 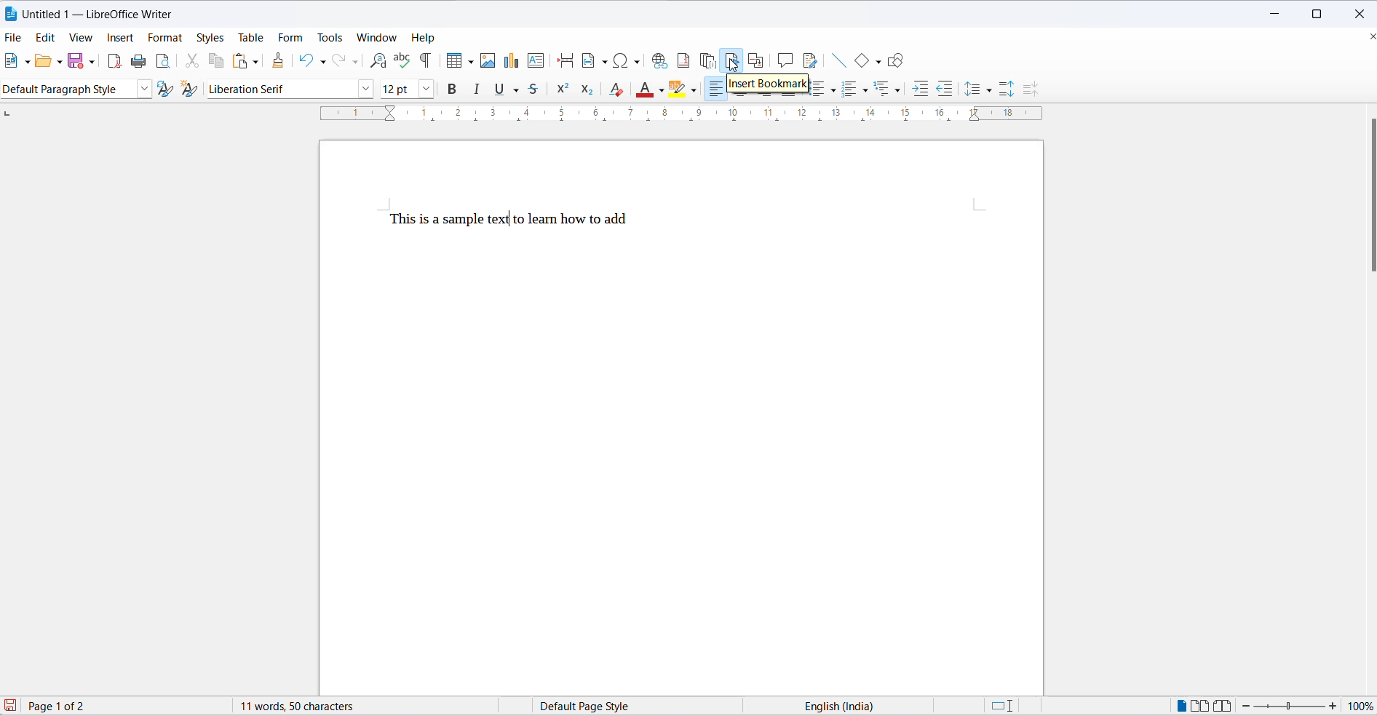 What do you see at coordinates (1359, 12) in the screenshot?
I see `close` at bounding box center [1359, 12].